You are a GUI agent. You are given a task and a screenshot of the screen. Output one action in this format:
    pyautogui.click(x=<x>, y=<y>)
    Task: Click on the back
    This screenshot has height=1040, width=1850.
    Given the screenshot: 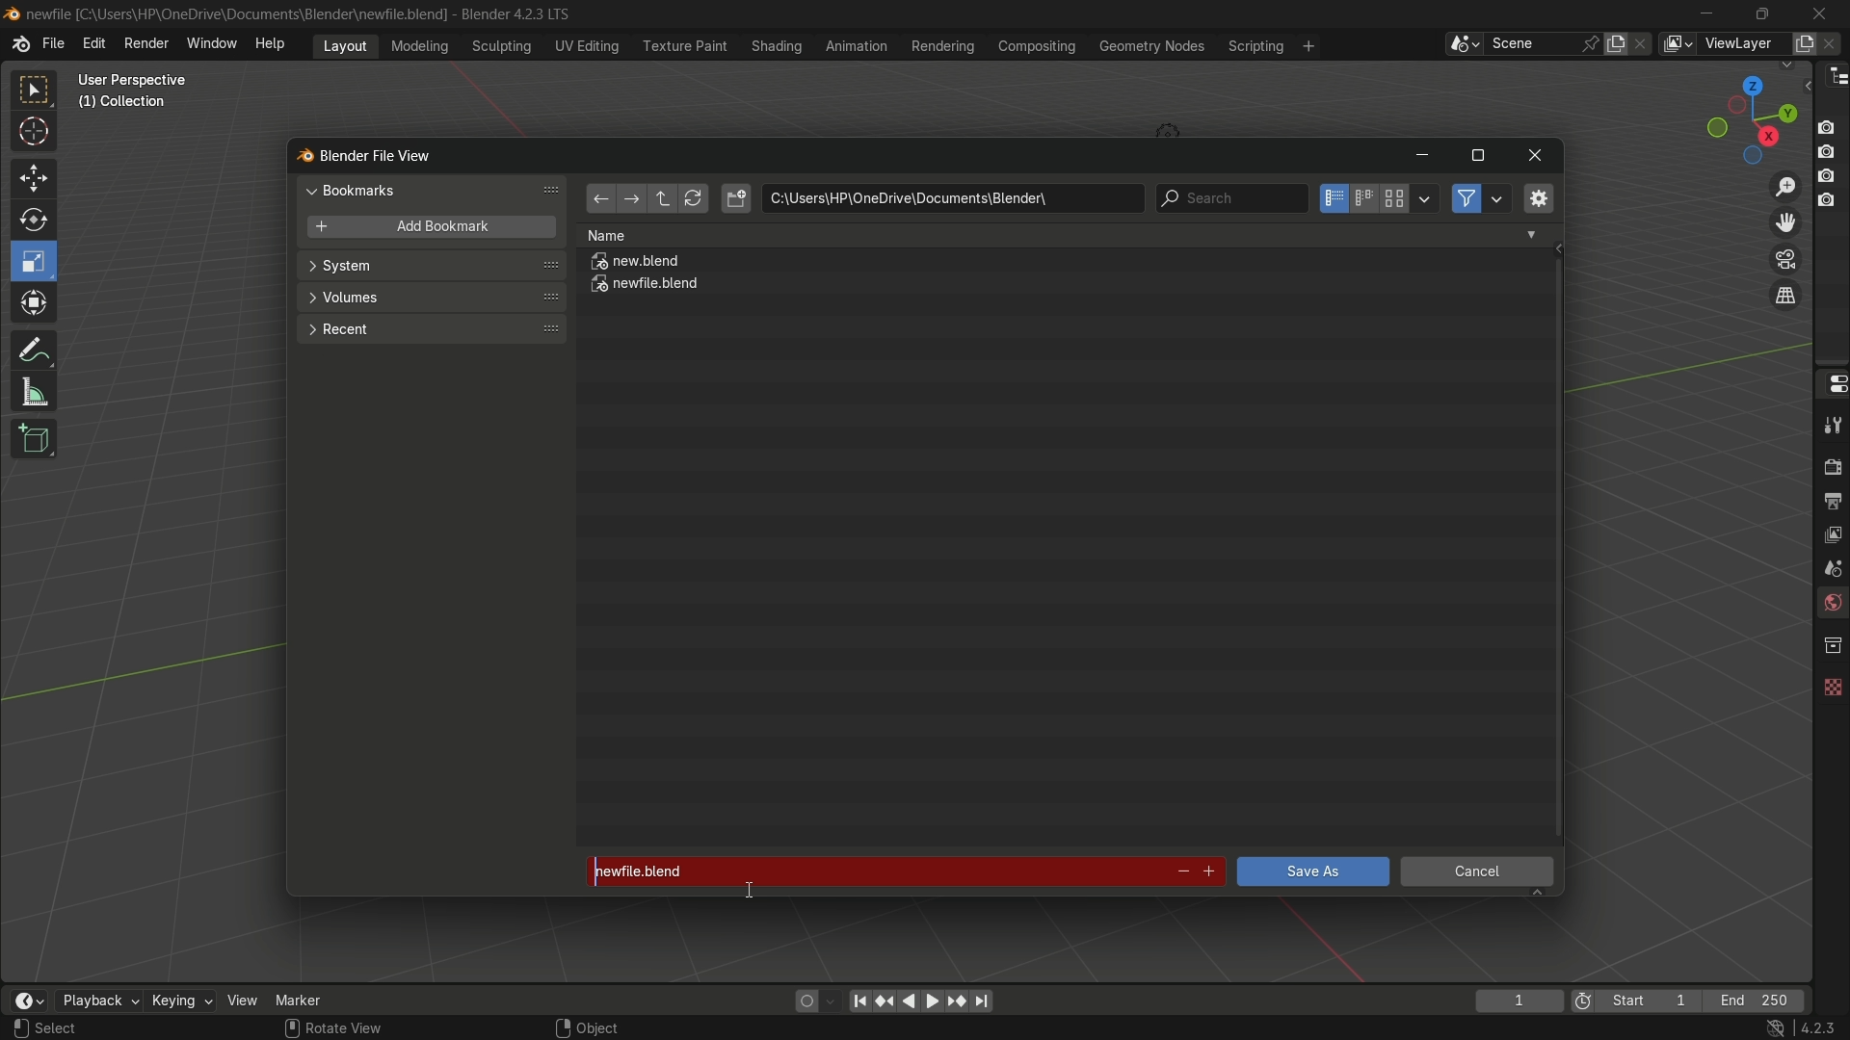 What is the action you would take?
    pyautogui.click(x=599, y=200)
    